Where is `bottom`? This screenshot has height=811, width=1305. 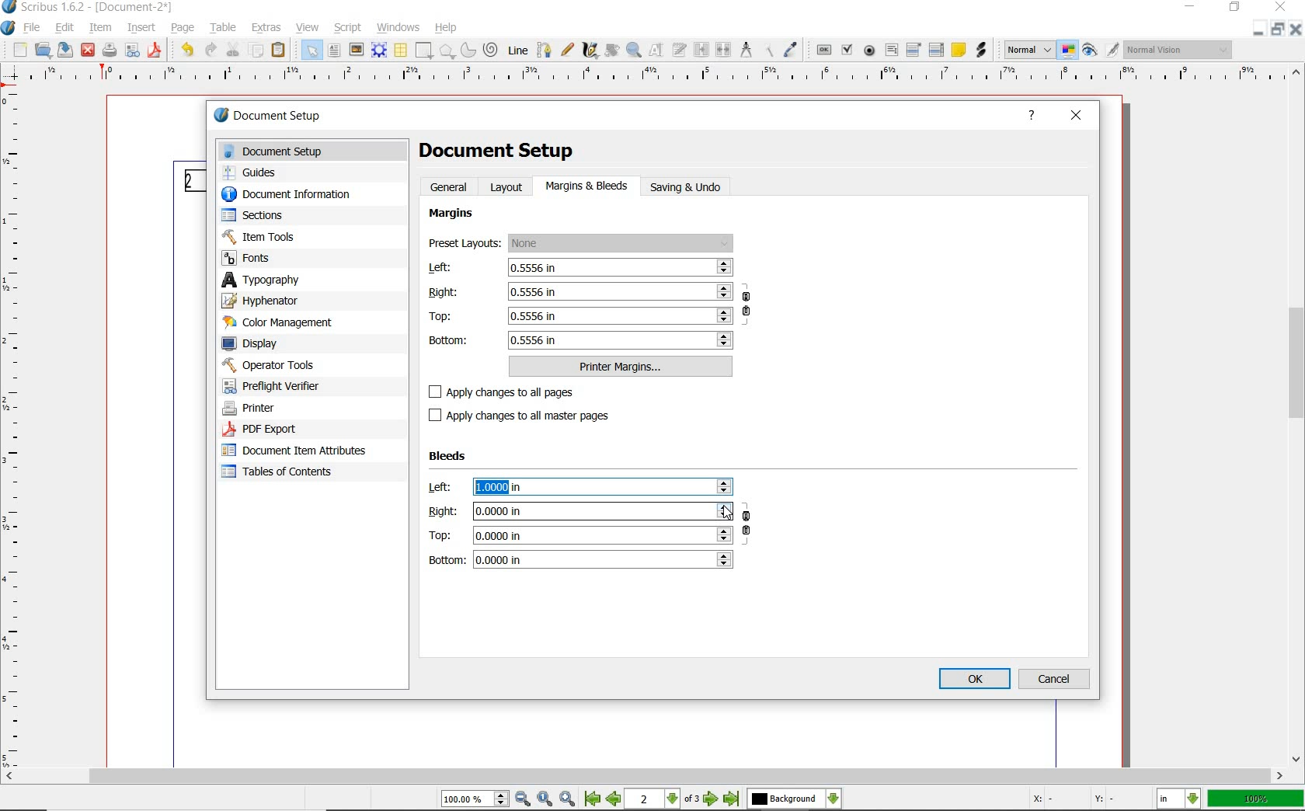
bottom is located at coordinates (582, 340).